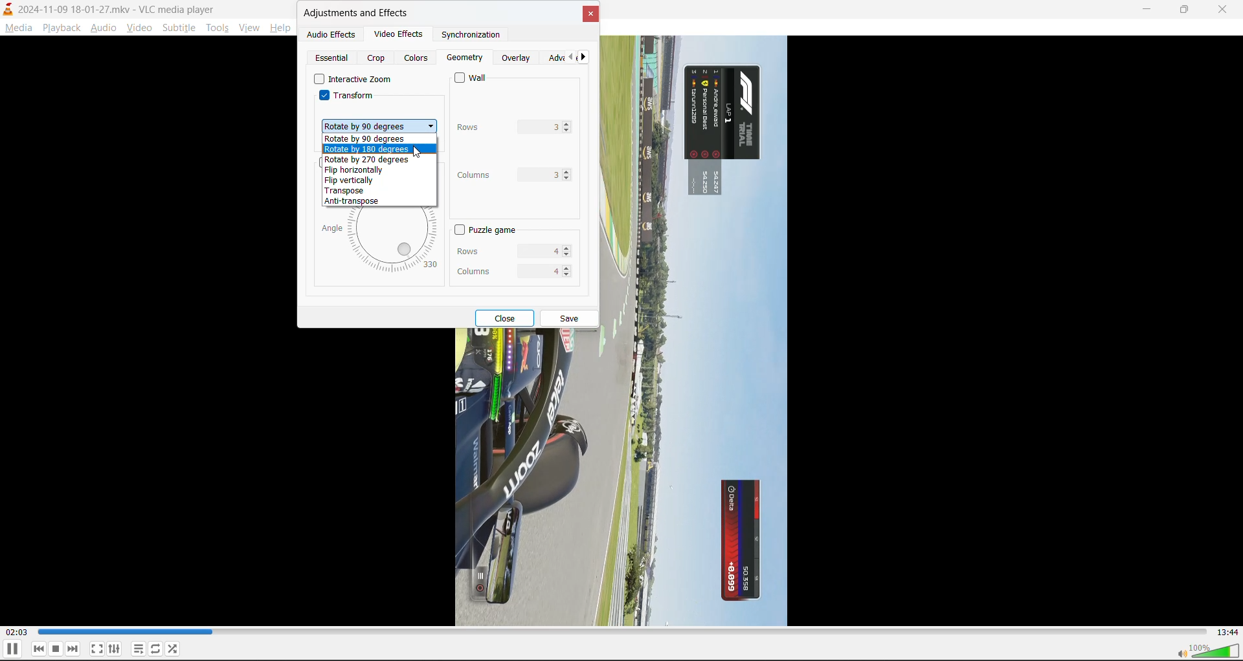  I want to click on transpose, so click(348, 191).